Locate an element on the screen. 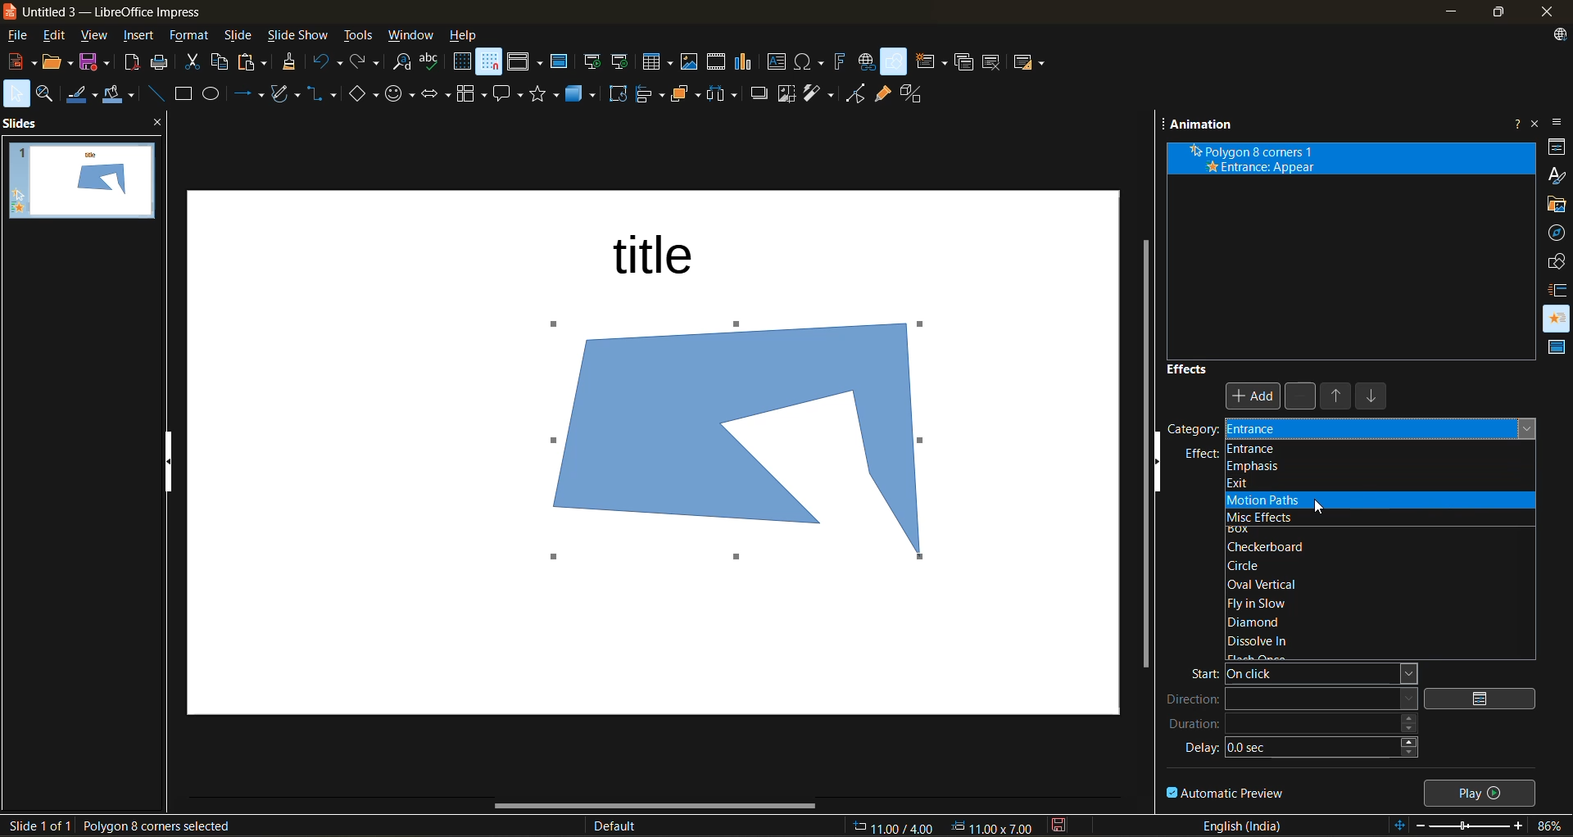 Image resolution: width=1573 pixels, height=837 pixels. paste is located at coordinates (254, 61).